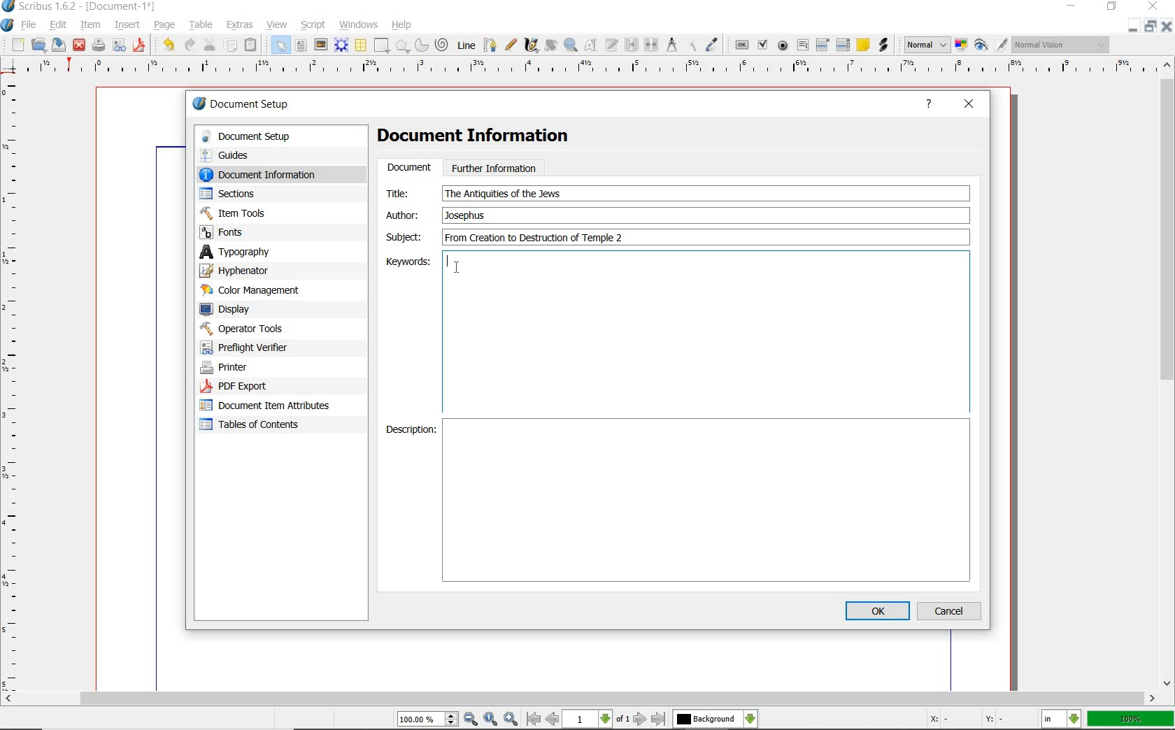  I want to click on pdf combo box, so click(823, 45).